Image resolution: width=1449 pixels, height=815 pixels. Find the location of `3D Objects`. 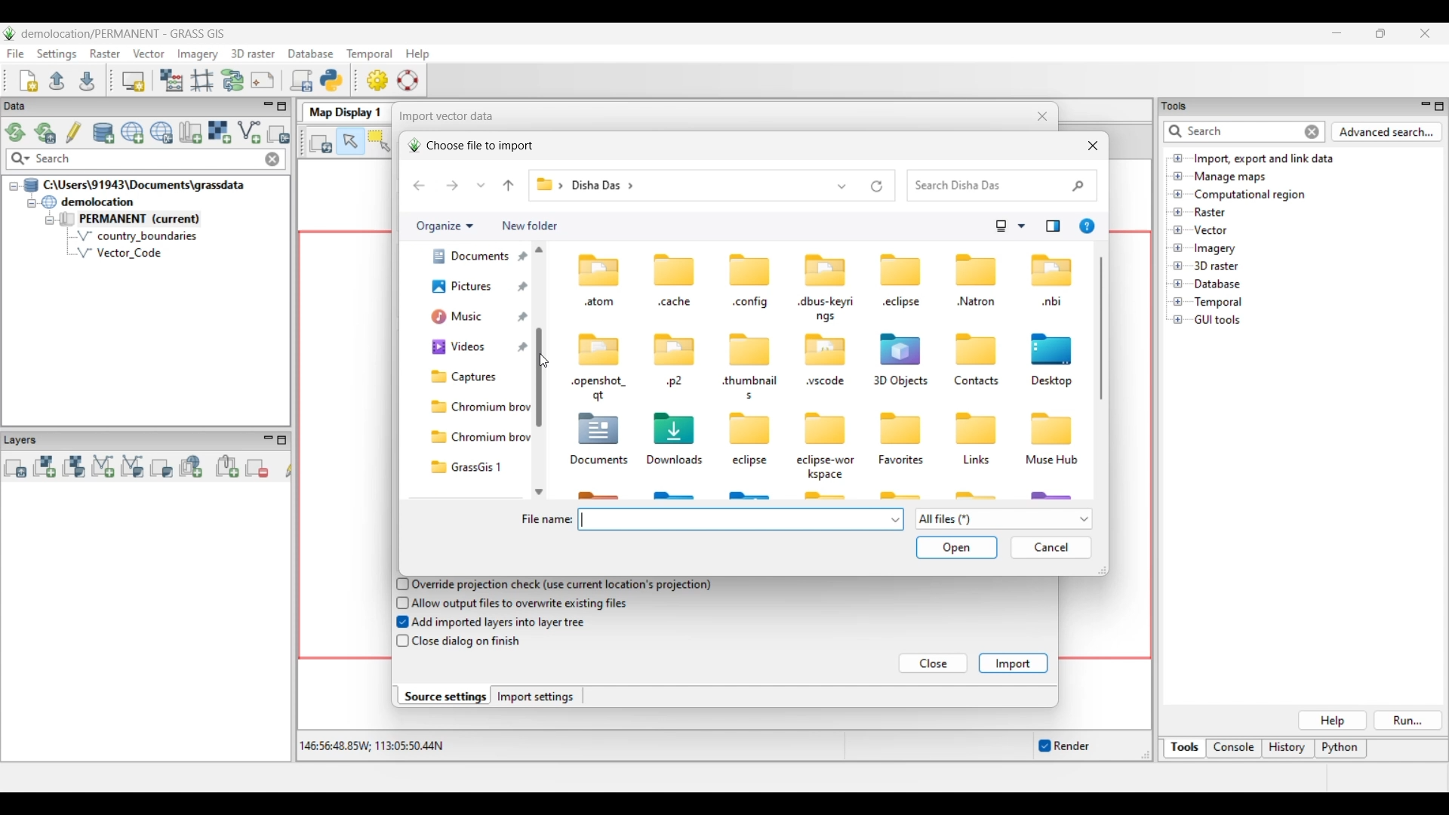

3D Objects is located at coordinates (900, 382).